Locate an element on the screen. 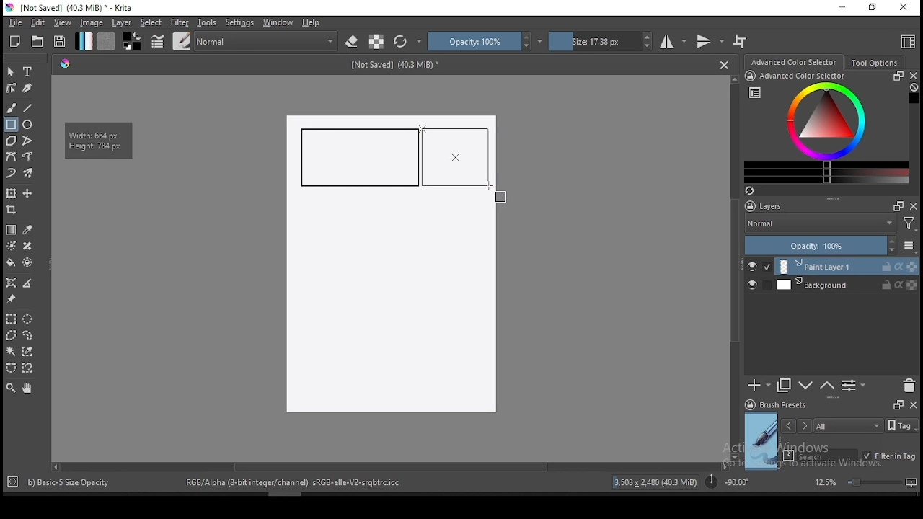  view or change layer properties is located at coordinates (853, 385).